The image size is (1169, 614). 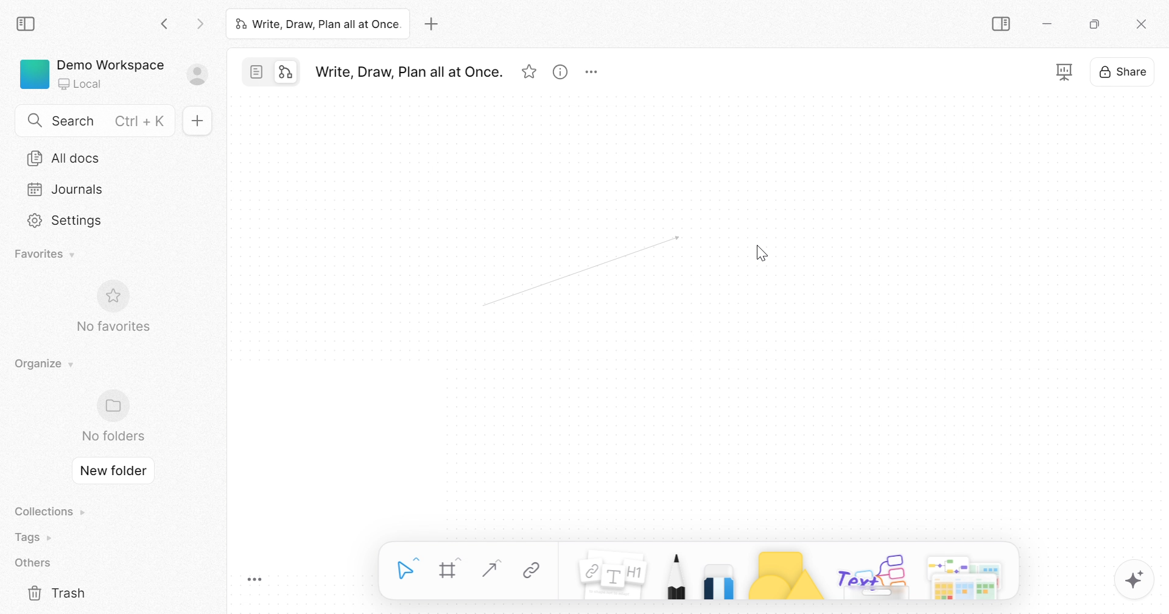 I want to click on Settings, so click(x=66, y=221).